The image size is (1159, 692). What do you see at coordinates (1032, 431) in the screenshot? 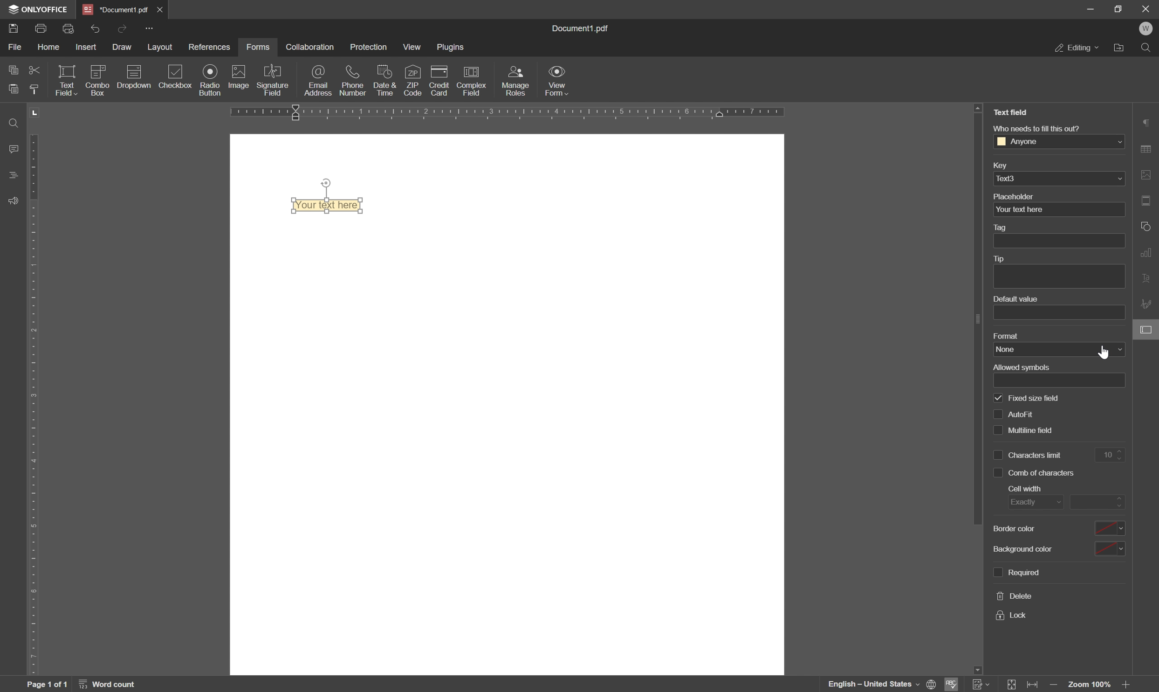
I see `multiline field` at bounding box center [1032, 431].